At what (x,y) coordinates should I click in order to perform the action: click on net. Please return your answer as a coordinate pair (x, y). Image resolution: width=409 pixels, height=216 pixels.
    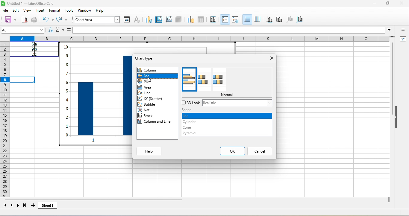
    Looking at the image, I should click on (148, 110).